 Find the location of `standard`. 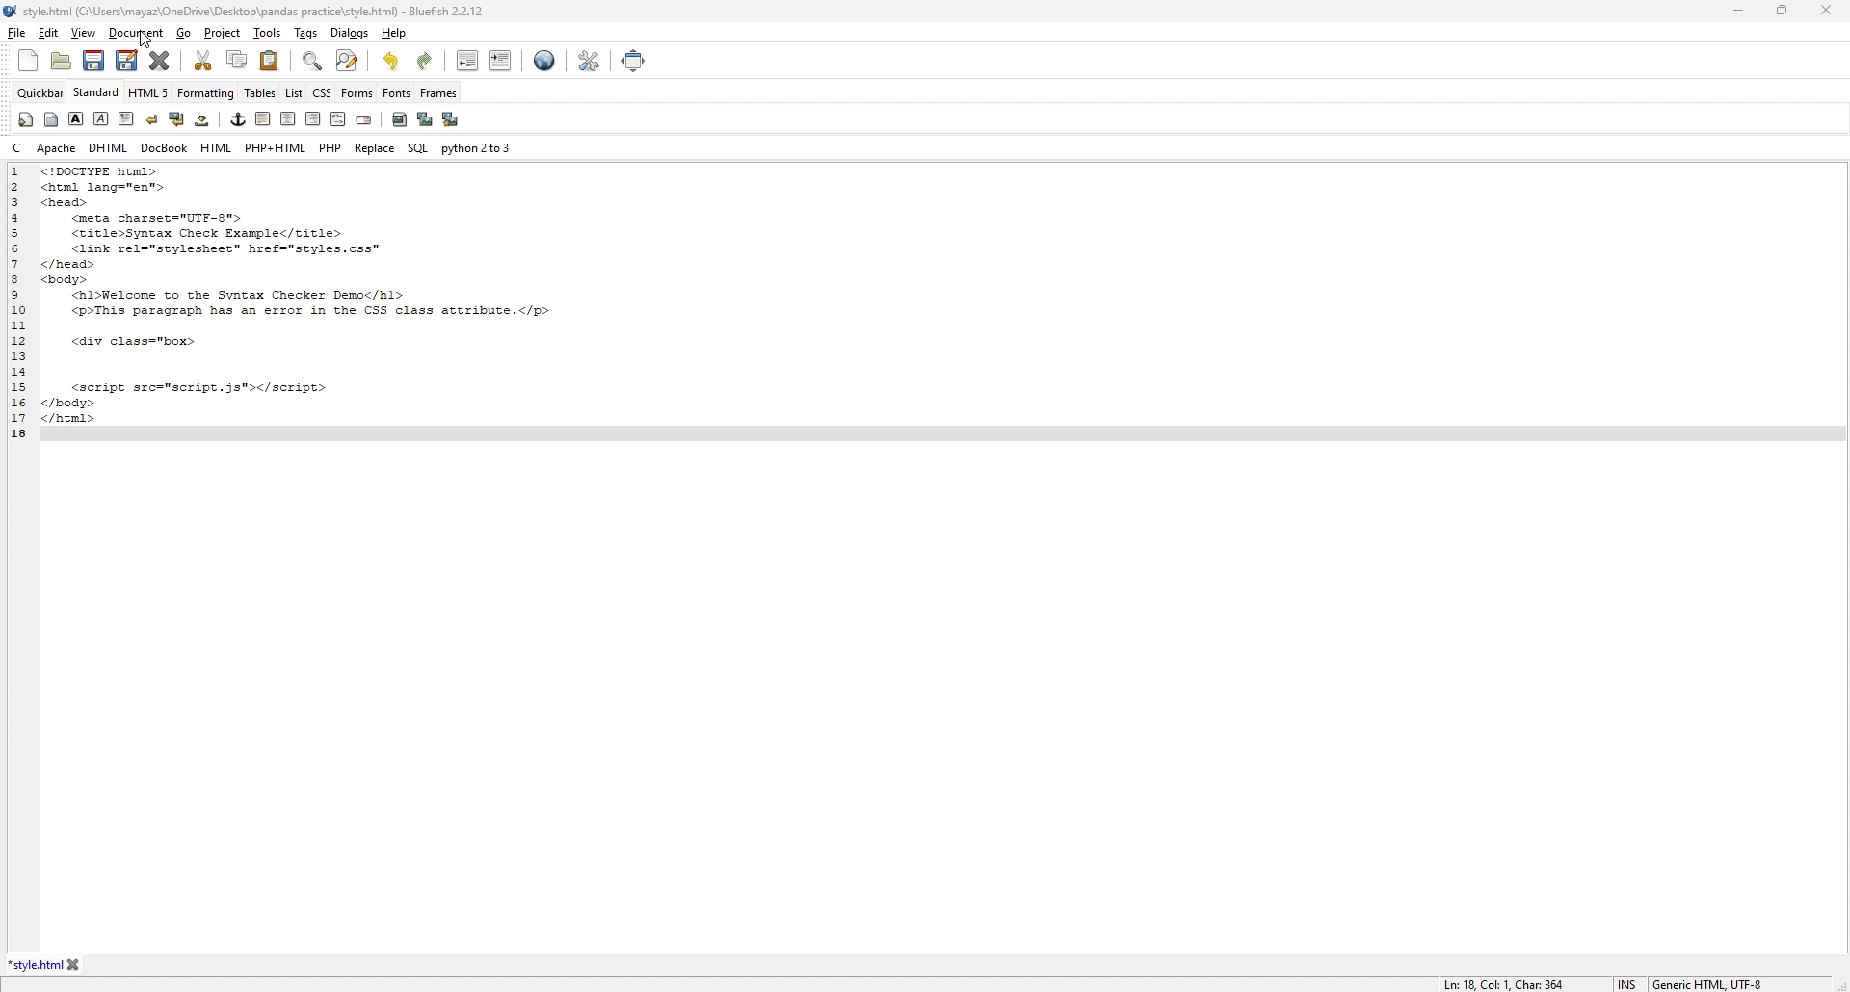

standard is located at coordinates (97, 91).